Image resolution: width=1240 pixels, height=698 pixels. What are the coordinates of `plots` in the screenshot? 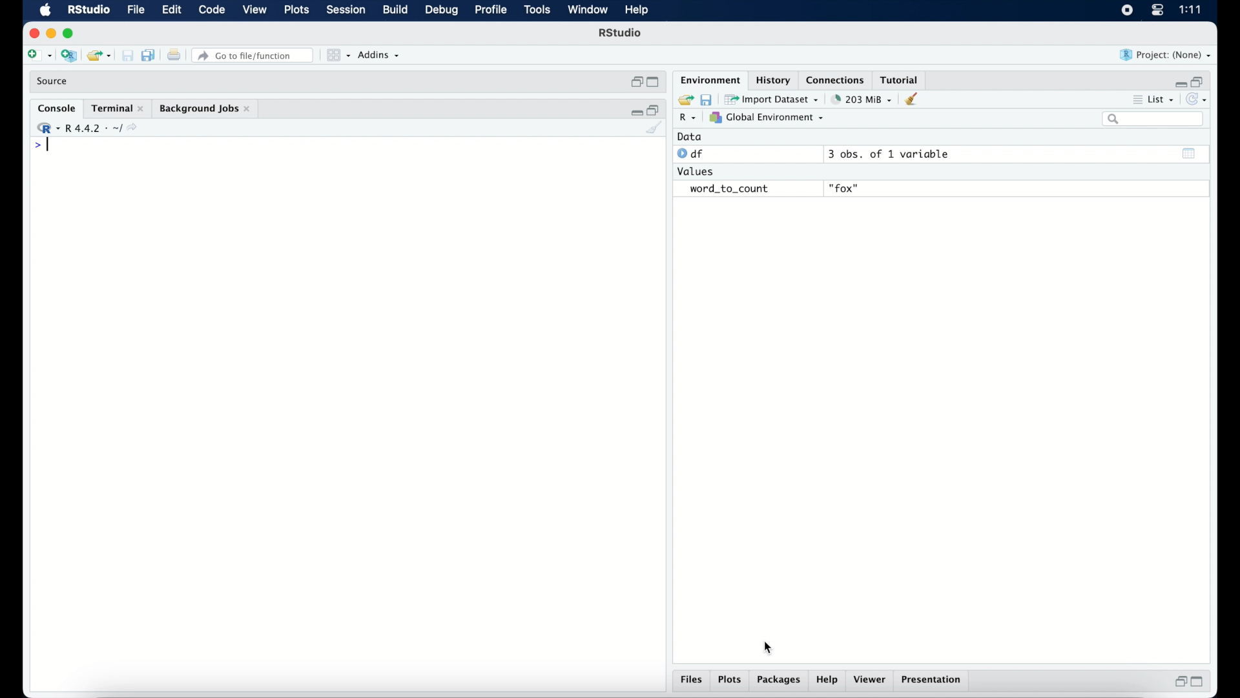 It's located at (298, 10).